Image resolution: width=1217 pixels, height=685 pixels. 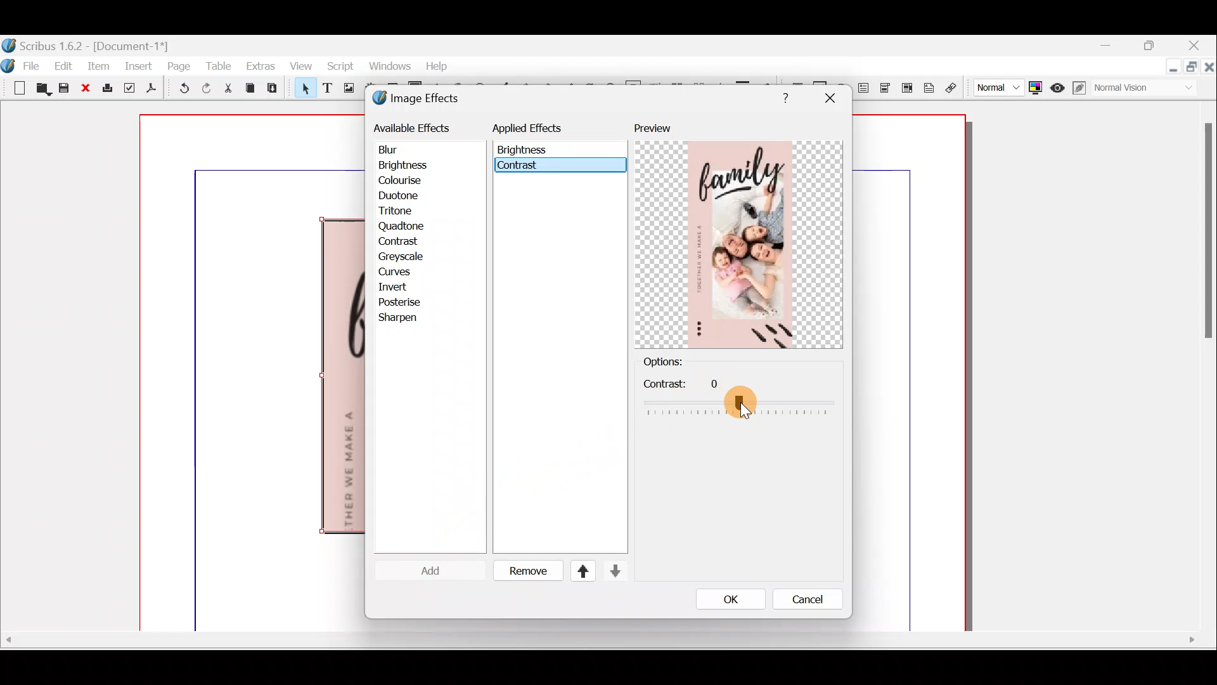 I want to click on , so click(x=1206, y=237).